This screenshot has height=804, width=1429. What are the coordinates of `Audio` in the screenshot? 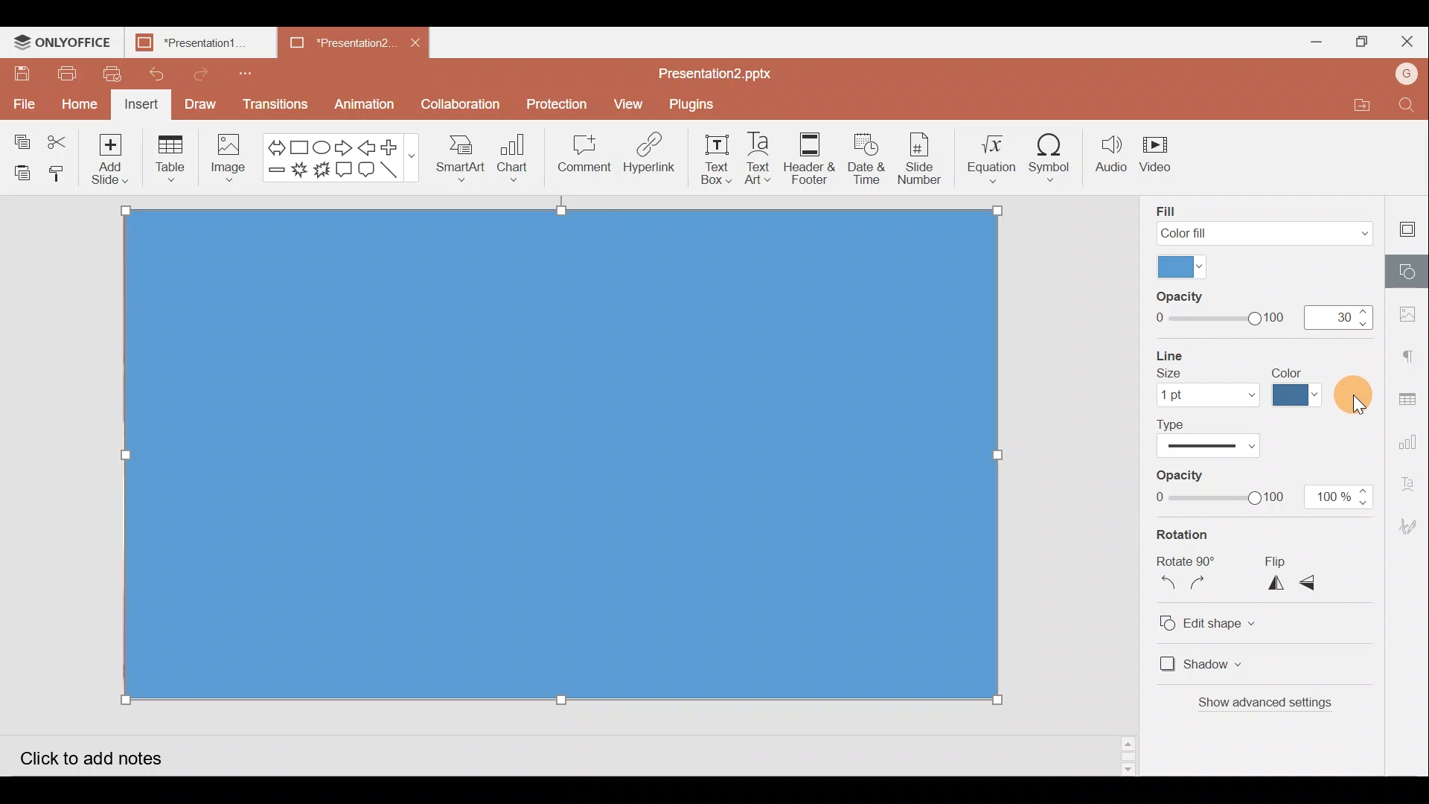 It's located at (1111, 156).